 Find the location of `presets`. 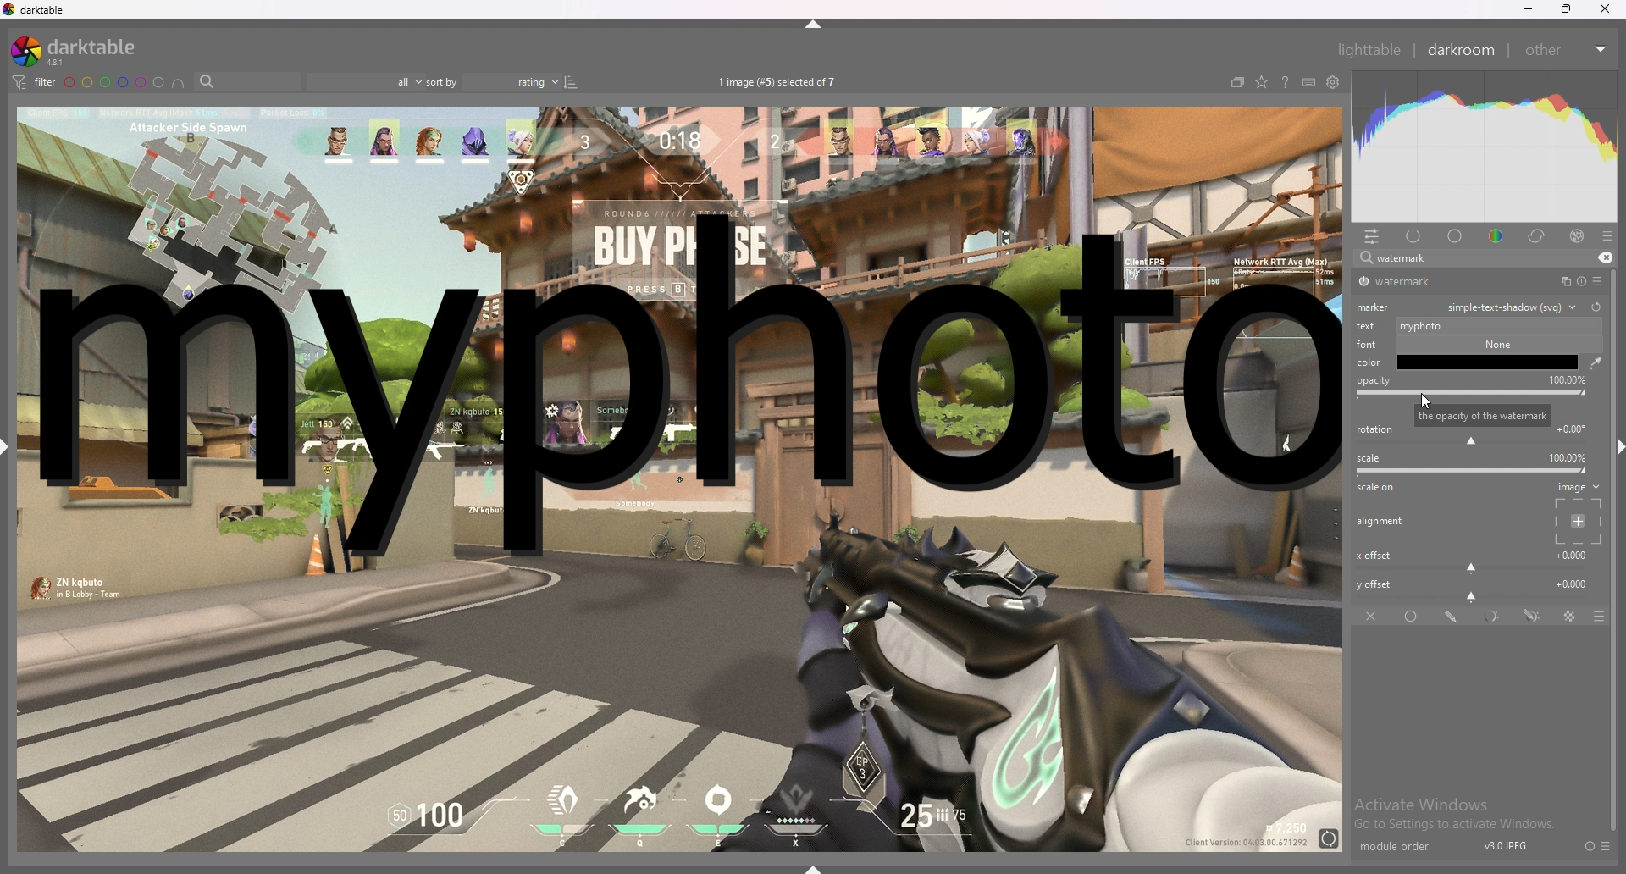

presets is located at coordinates (1607, 846).